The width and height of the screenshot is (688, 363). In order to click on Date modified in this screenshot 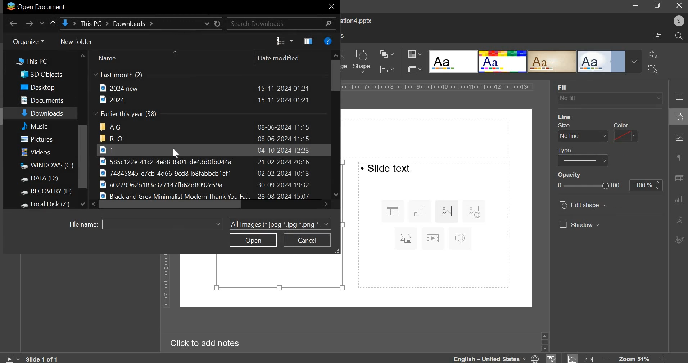, I will do `click(278, 58)`.